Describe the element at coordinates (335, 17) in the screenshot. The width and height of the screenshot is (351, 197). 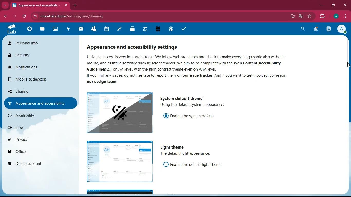
I see `profile` at that location.